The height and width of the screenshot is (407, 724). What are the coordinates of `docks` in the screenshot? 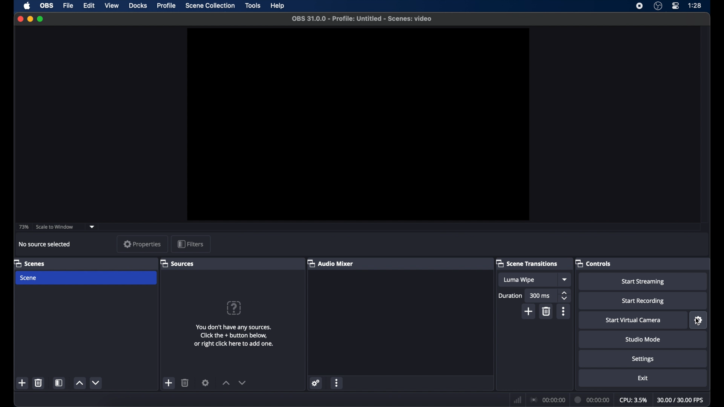 It's located at (138, 6).